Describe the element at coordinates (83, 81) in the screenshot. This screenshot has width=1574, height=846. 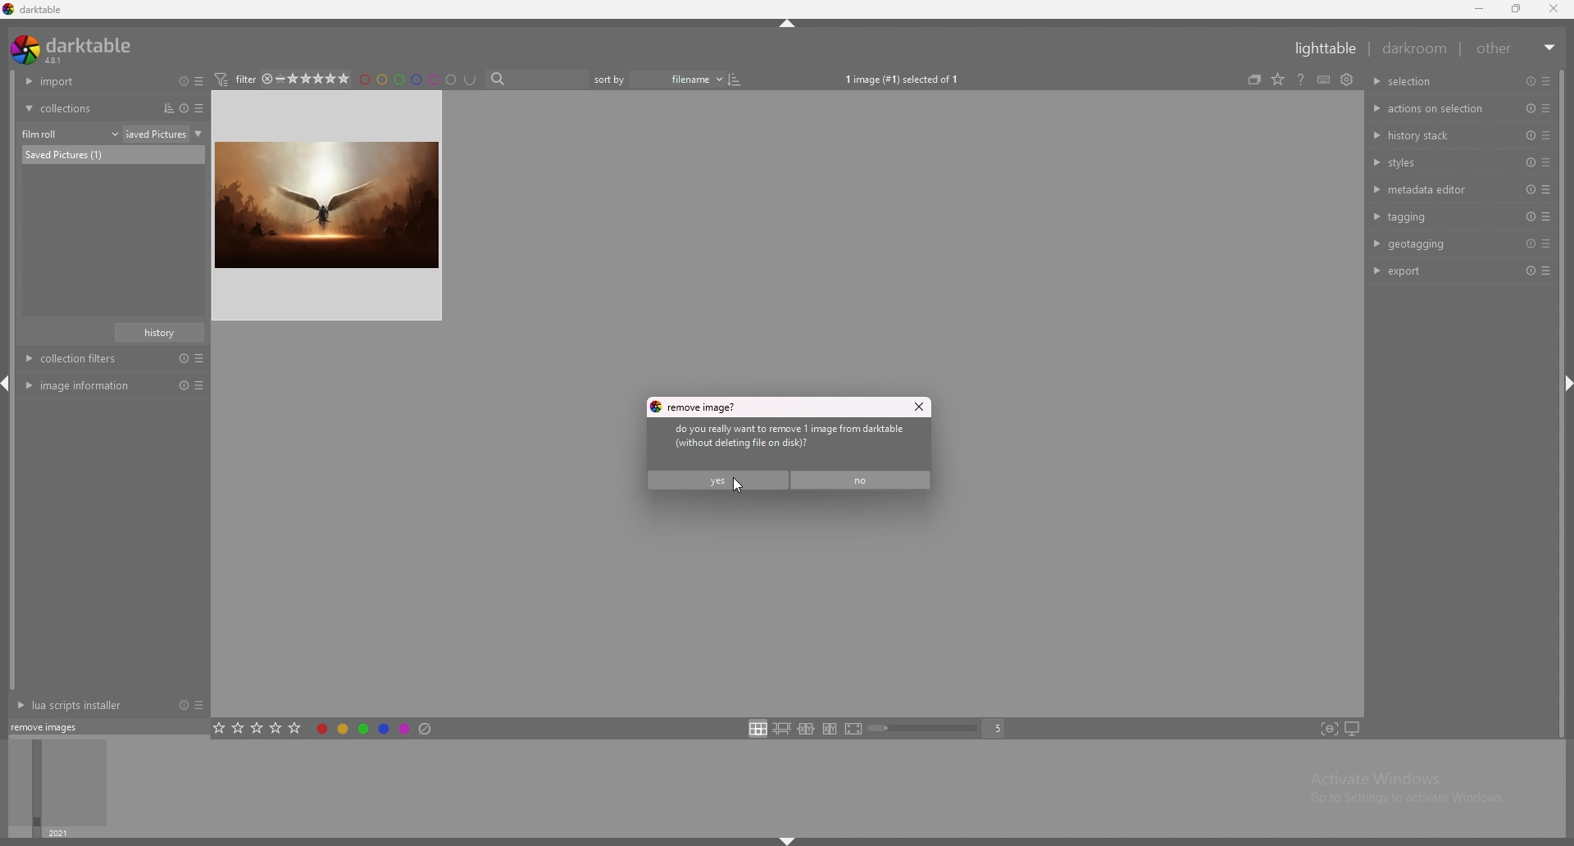
I see `import` at that location.